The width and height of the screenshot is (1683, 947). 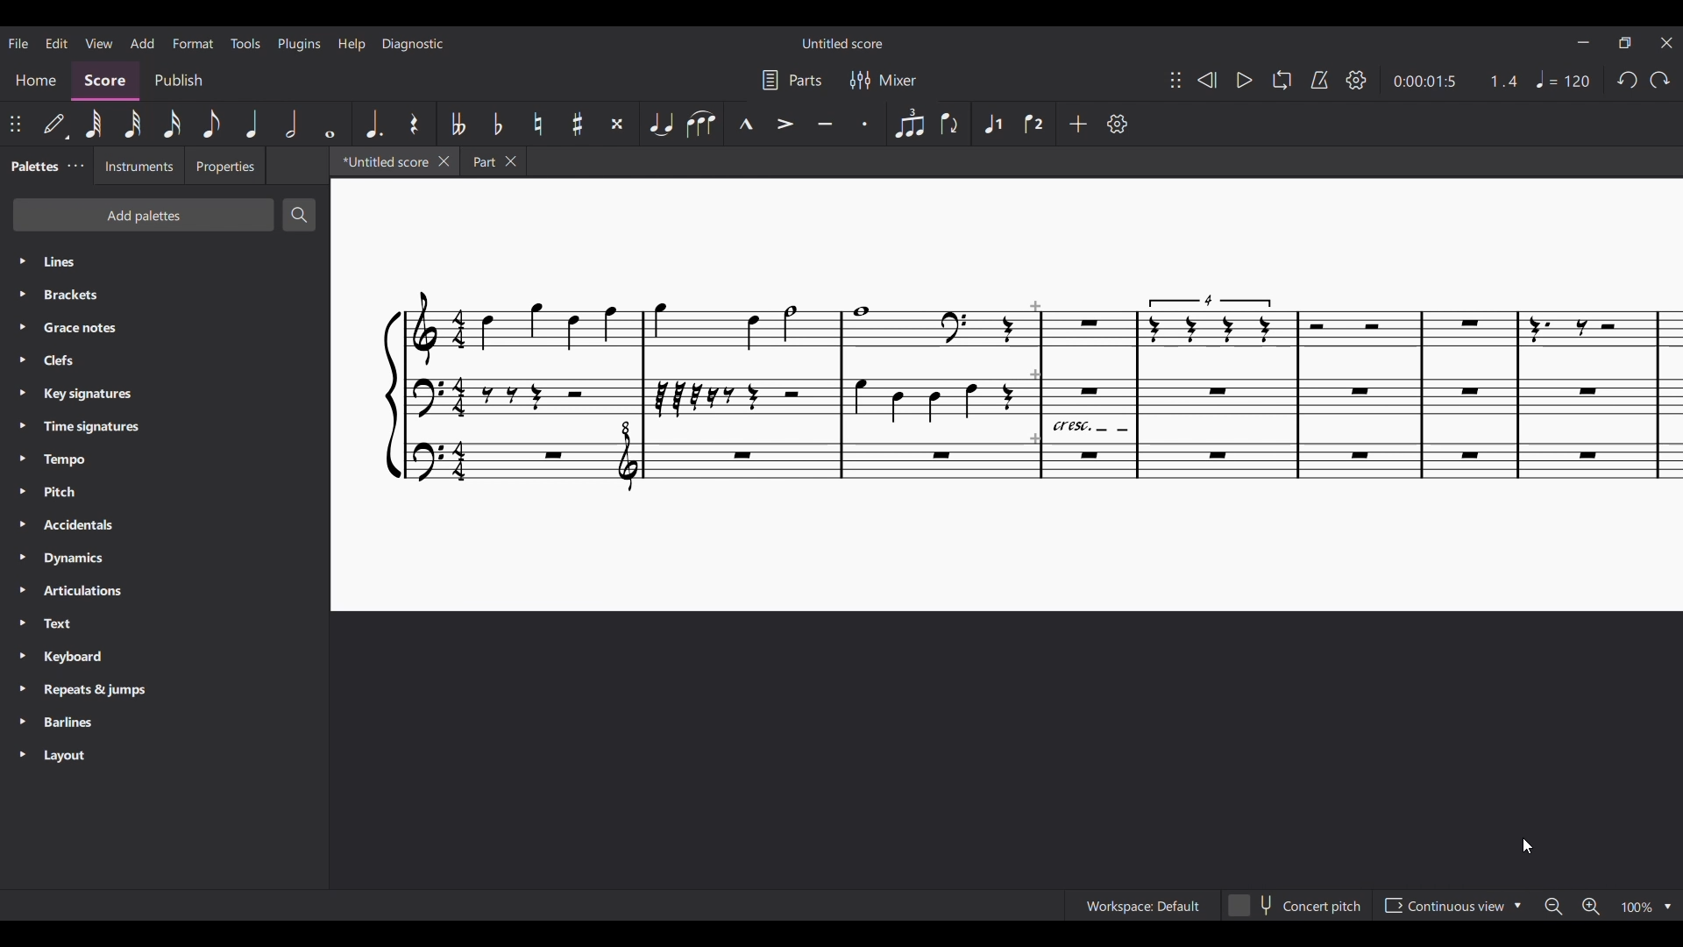 I want to click on Default, so click(x=55, y=125).